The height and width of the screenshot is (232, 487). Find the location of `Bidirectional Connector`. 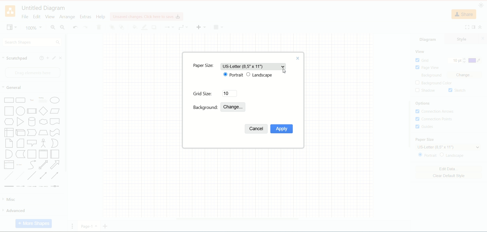

Bidirectional Connector is located at coordinates (44, 176).